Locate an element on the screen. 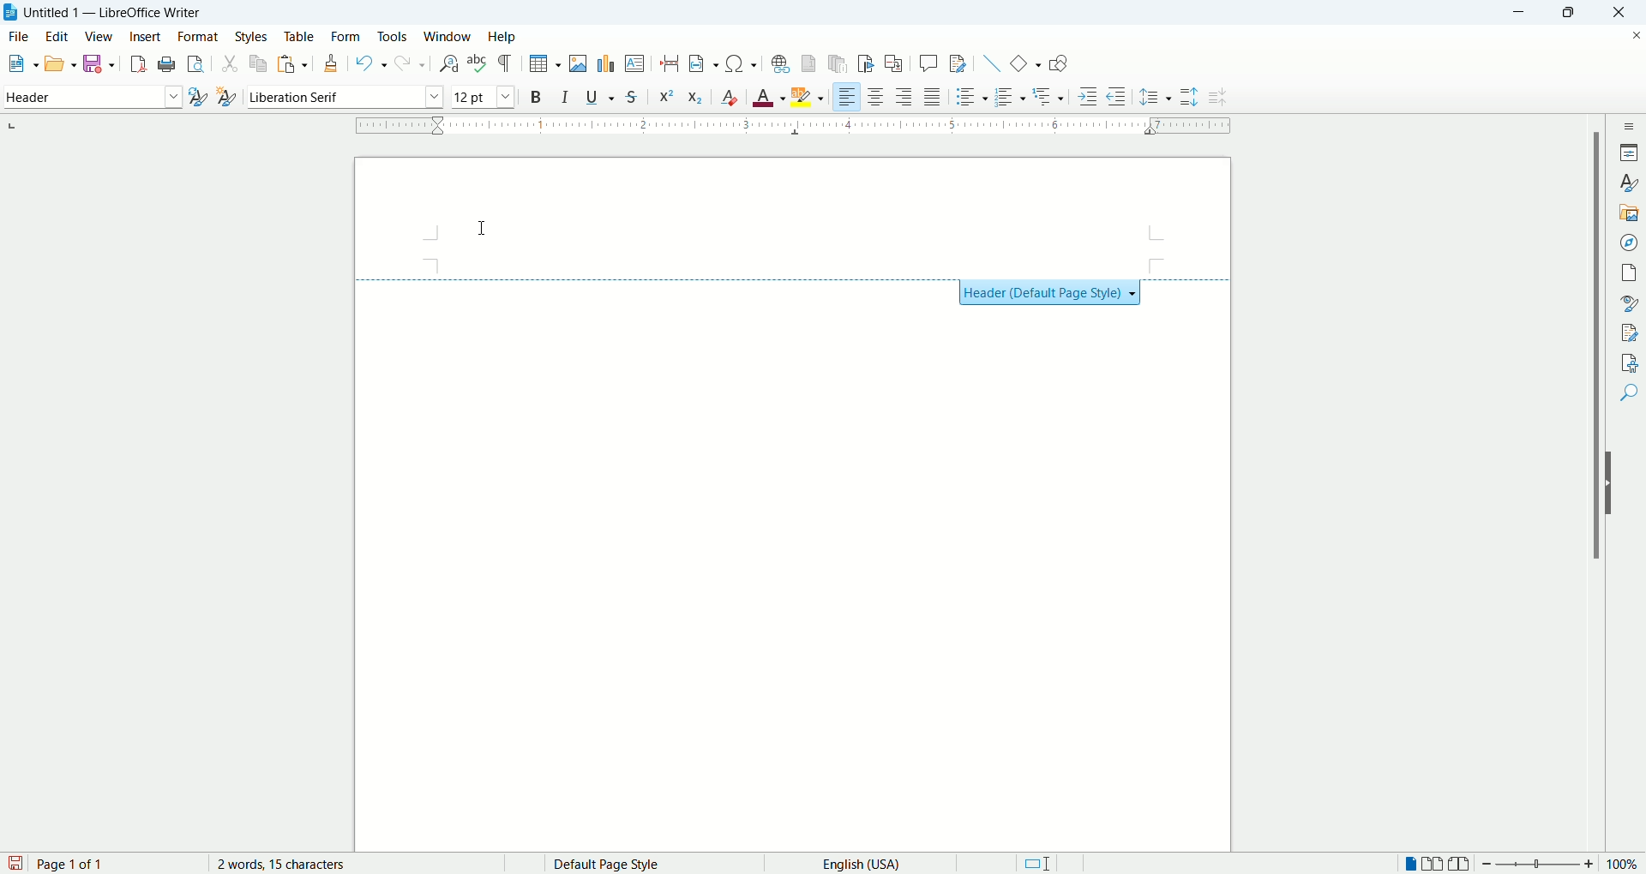  insert symbol is located at coordinates (741, 63).